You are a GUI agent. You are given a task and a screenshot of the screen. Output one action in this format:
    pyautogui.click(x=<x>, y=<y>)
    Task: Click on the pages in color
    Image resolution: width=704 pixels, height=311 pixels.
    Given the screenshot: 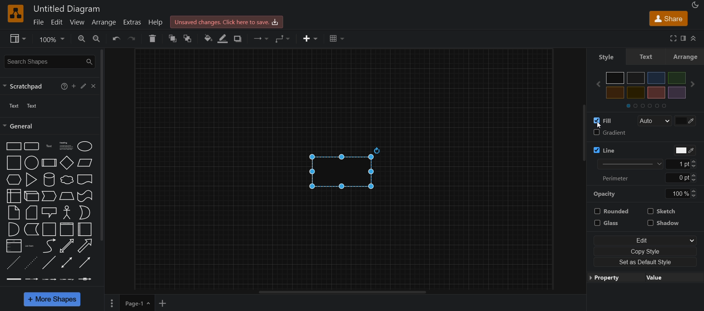 What is the action you would take?
    pyautogui.click(x=651, y=106)
    